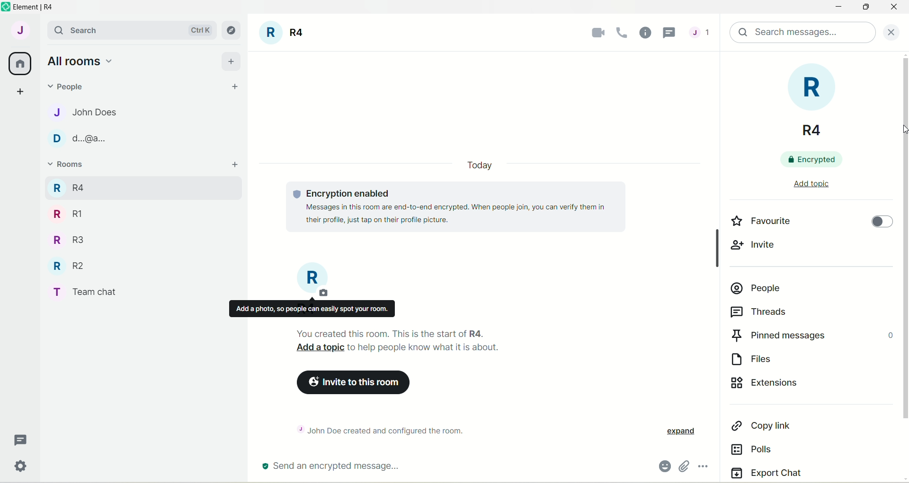  Describe the element at coordinates (762, 220) in the screenshot. I see `favourite` at that location.